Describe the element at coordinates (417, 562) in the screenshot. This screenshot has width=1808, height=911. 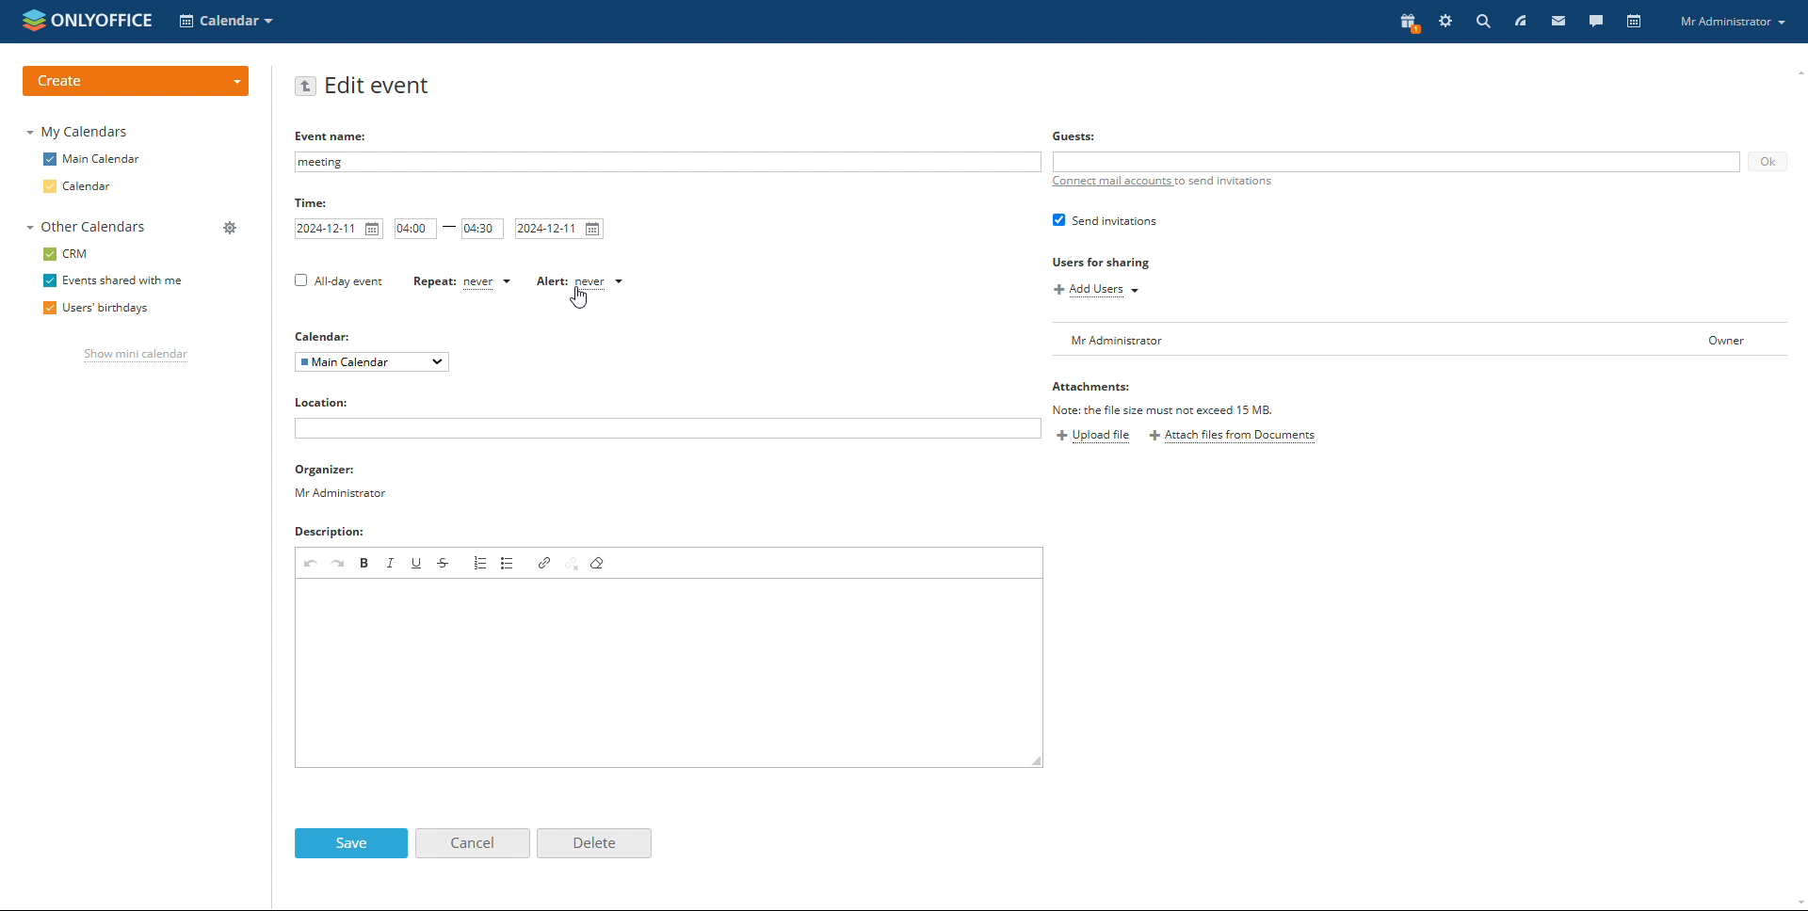
I see `underline` at that location.